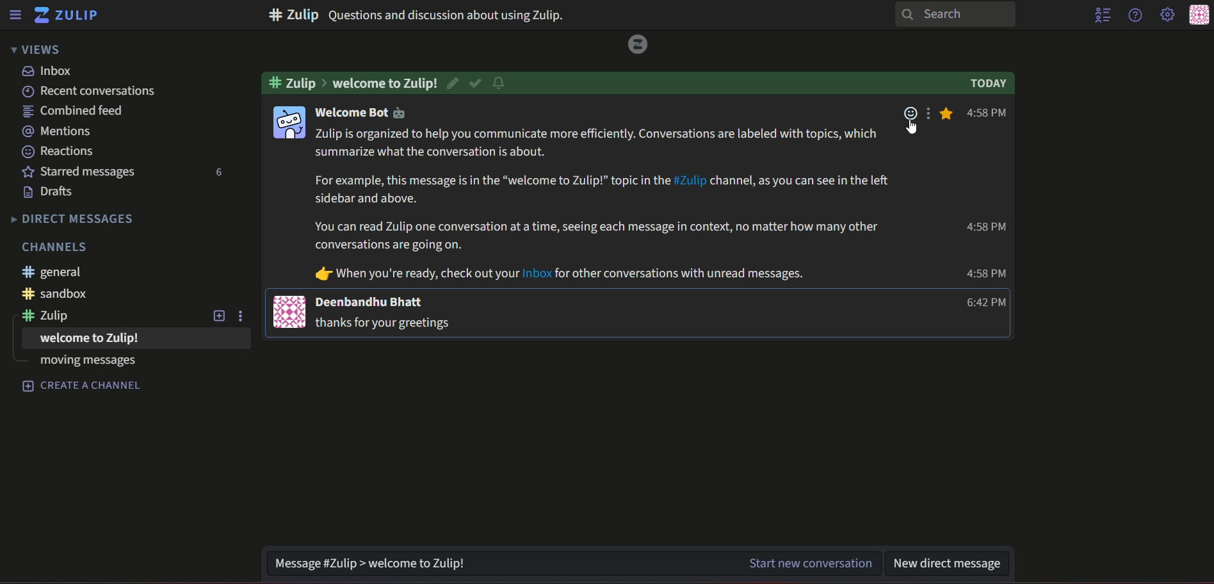 The height and width of the screenshot is (584, 1214). What do you see at coordinates (94, 92) in the screenshot?
I see `Recent conversations` at bounding box center [94, 92].